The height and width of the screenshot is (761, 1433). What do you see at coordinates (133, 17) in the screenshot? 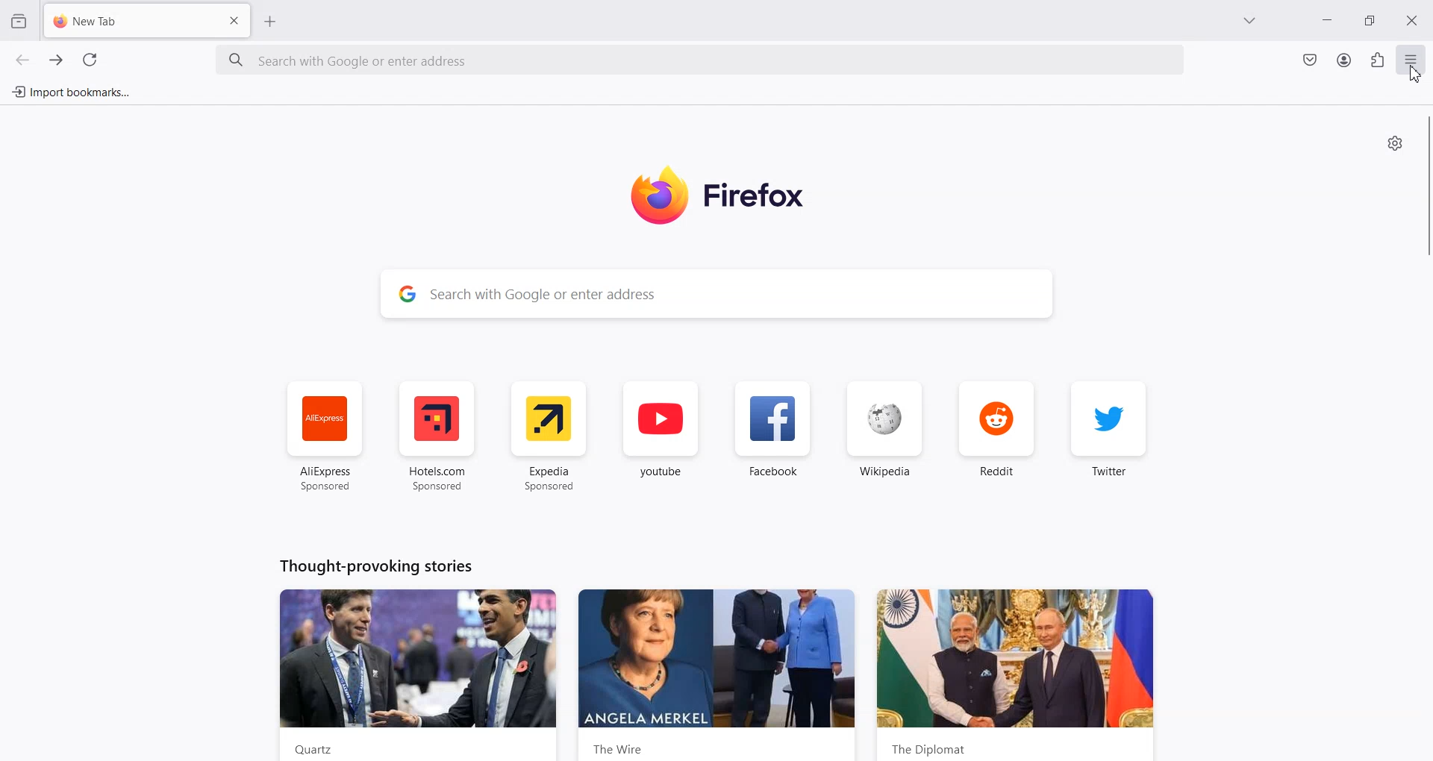
I see `New Tab` at bounding box center [133, 17].